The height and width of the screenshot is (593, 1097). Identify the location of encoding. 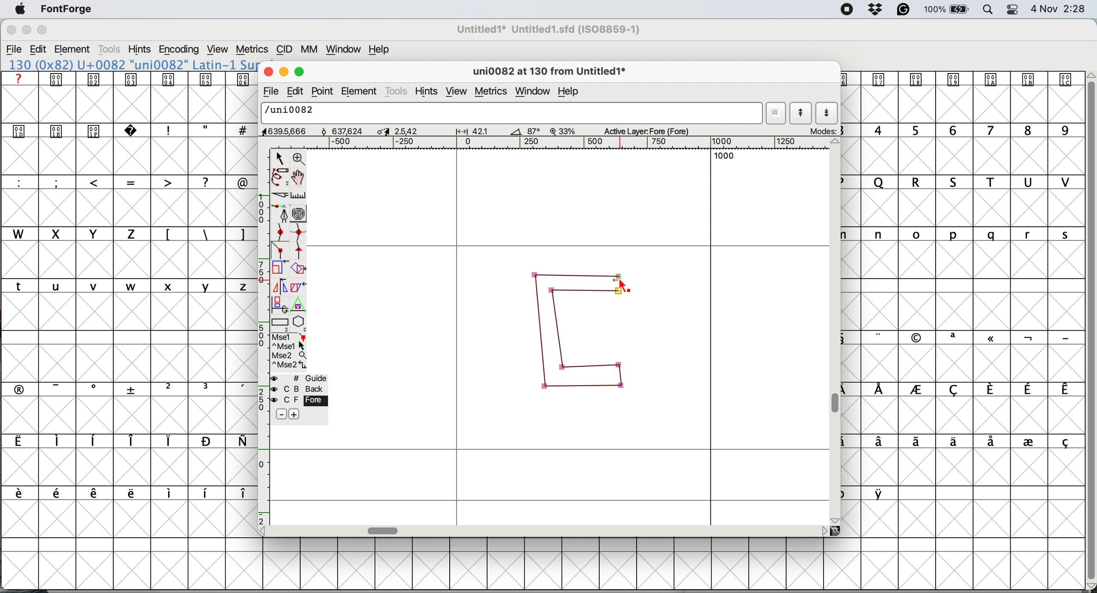
(180, 50).